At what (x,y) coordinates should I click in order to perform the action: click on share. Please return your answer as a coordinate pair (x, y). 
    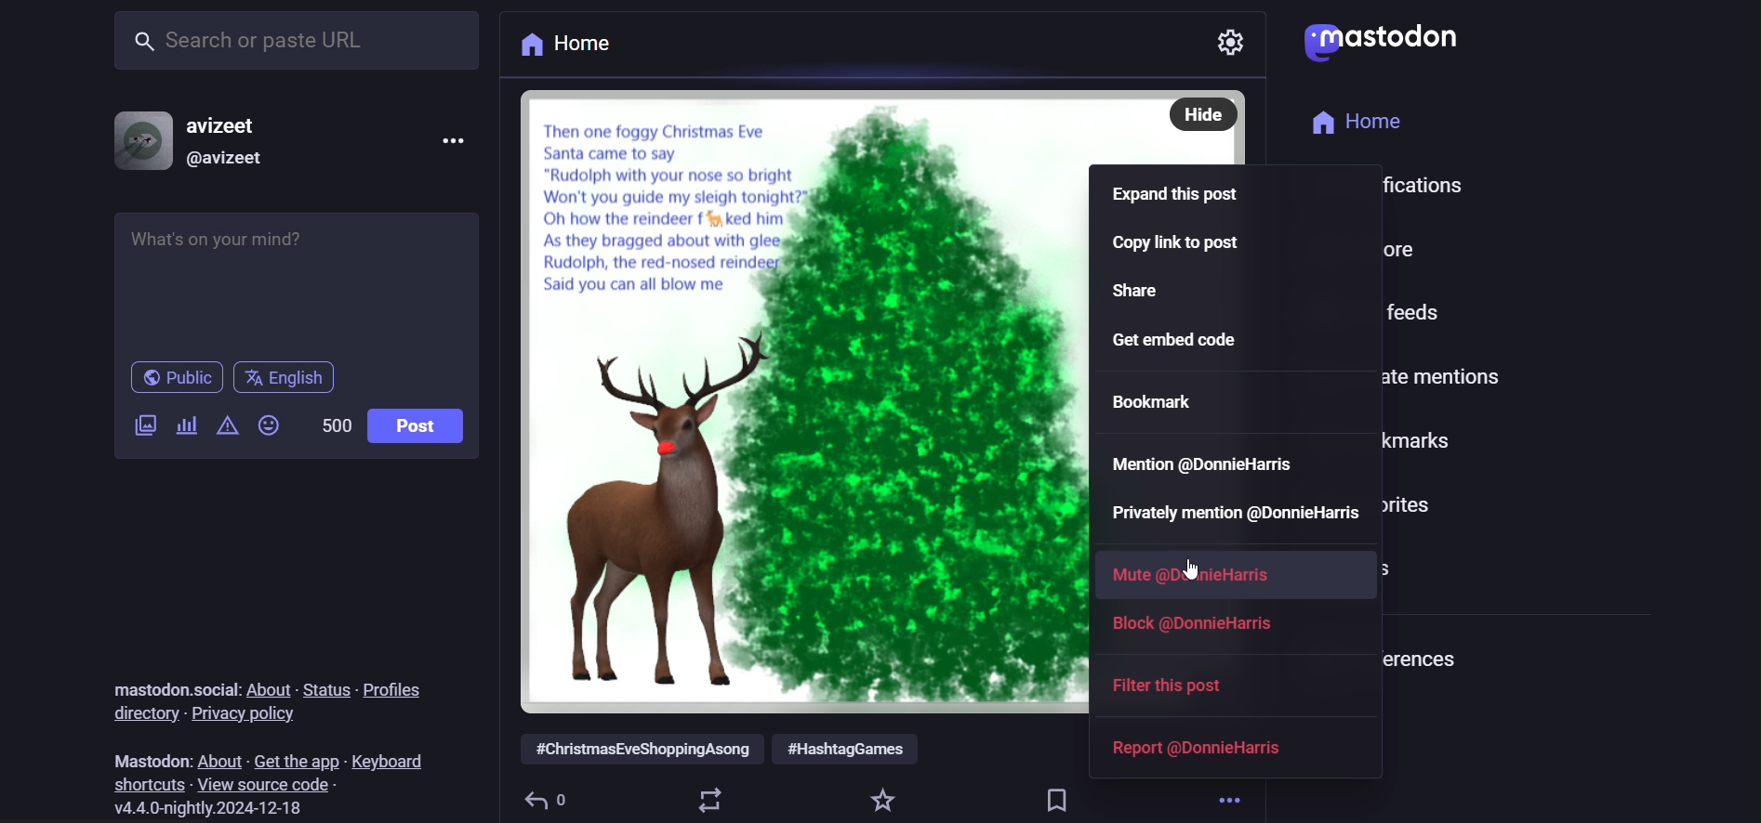
    Looking at the image, I should click on (1143, 294).